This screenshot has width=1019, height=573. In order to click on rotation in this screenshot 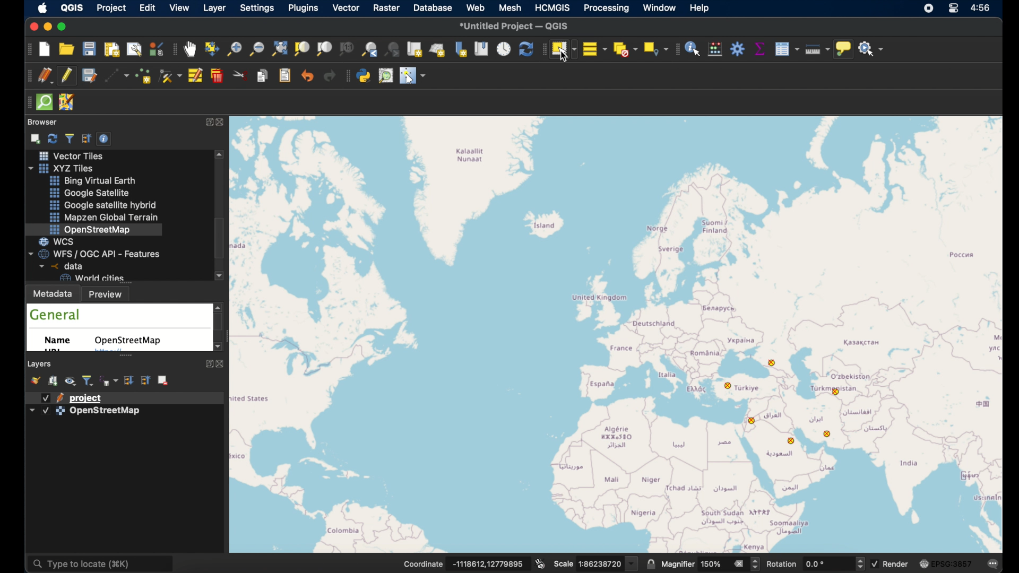, I will do `click(783, 564)`.